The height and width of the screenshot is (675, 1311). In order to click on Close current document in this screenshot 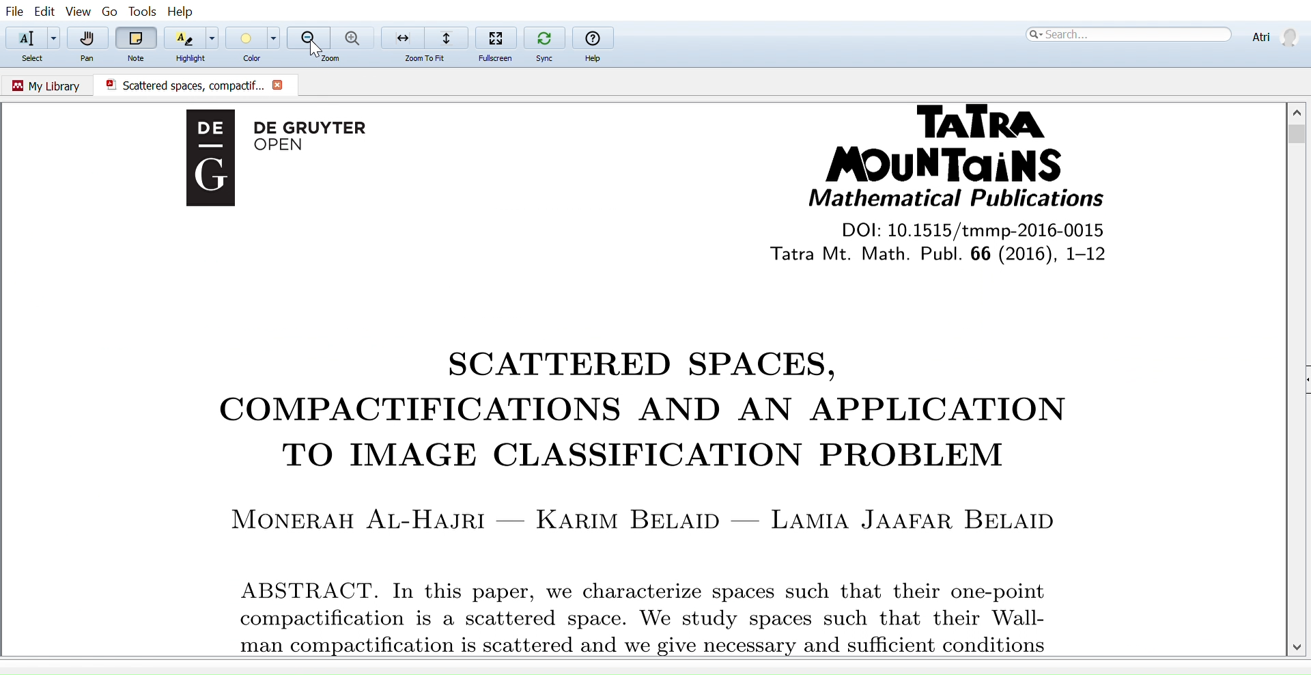, I will do `click(279, 86)`.